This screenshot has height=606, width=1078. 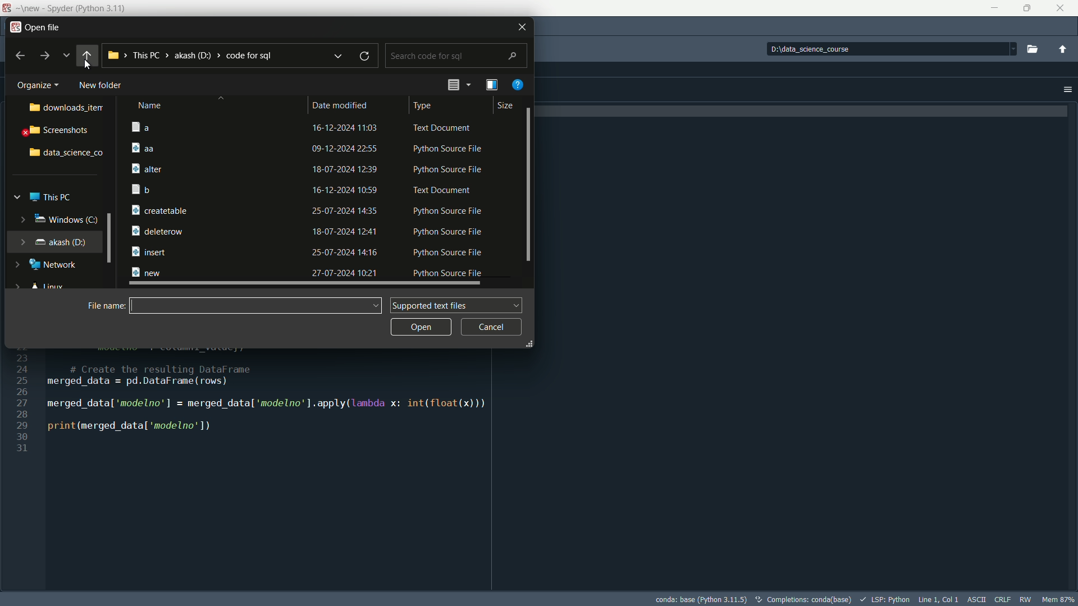 What do you see at coordinates (63, 108) in the screenshot?
I see `downlaods item` at bounding box center [63, 108].